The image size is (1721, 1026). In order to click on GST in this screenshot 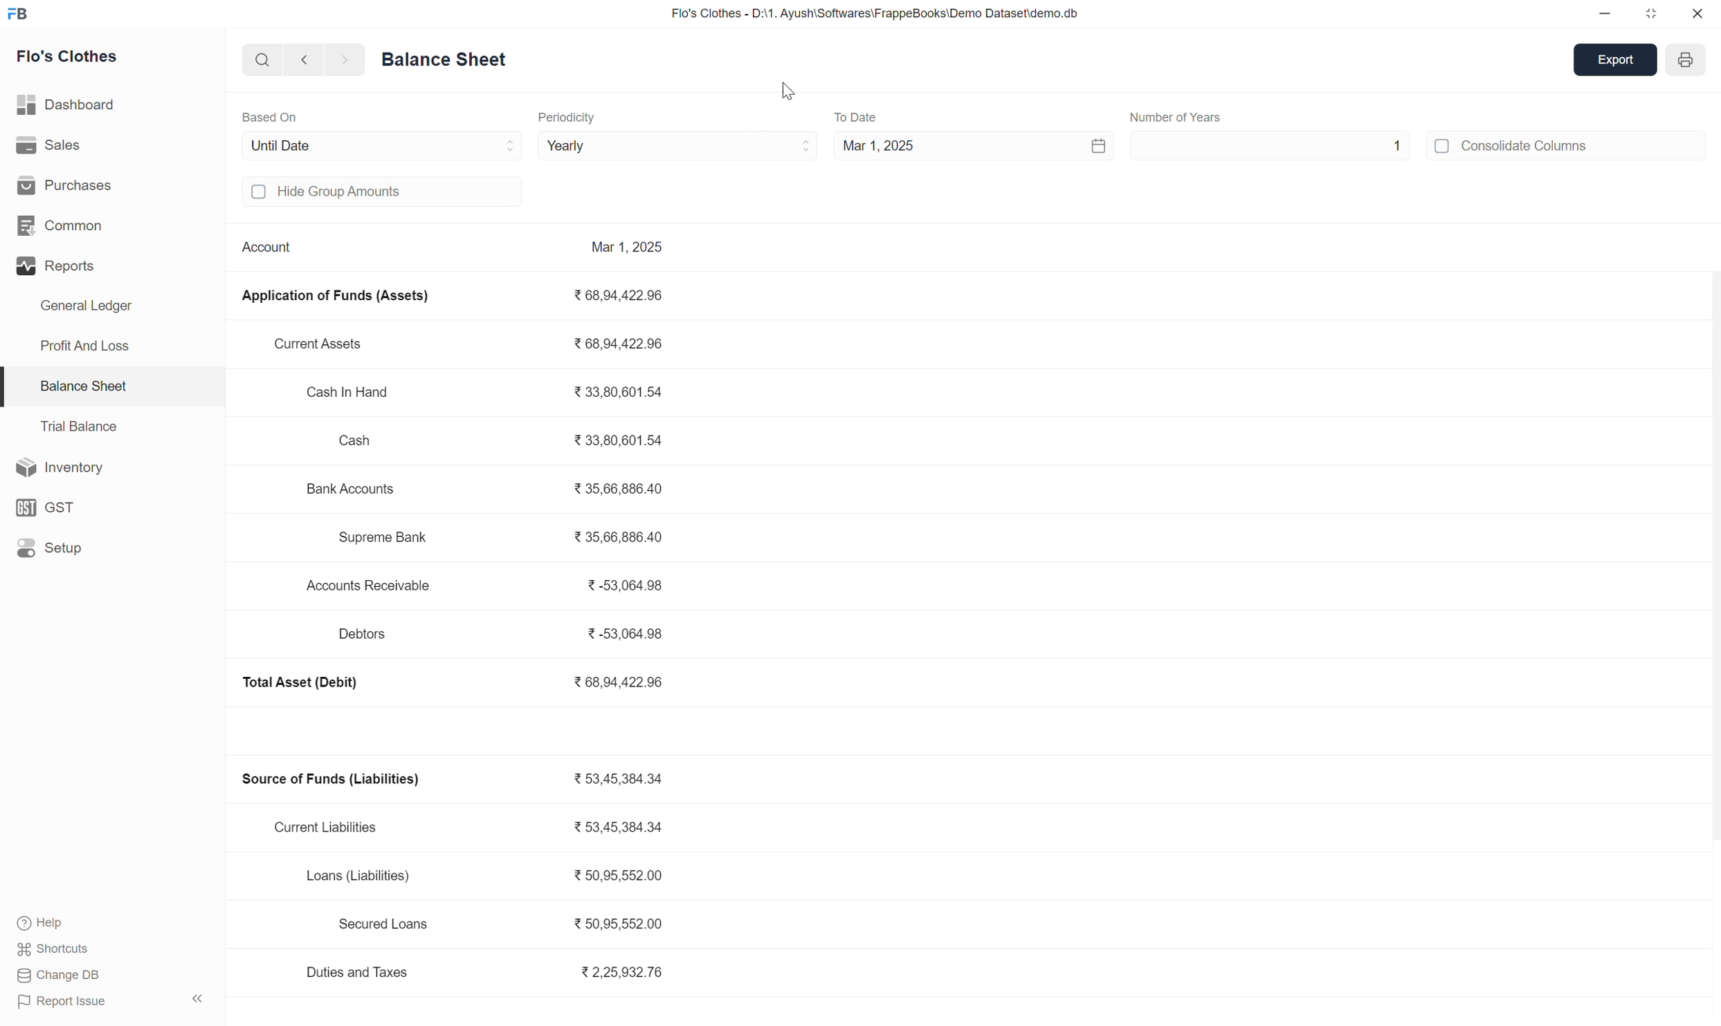, I will do `click(50, 504)`.